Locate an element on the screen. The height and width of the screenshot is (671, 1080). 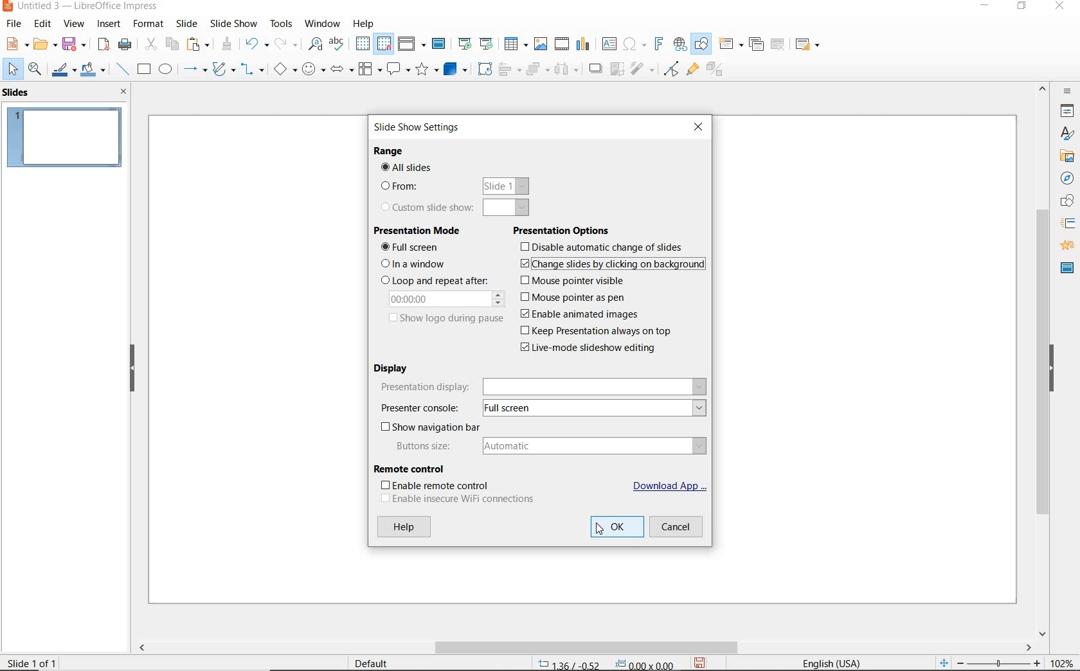
CUT is located at coordinates (152, 43).